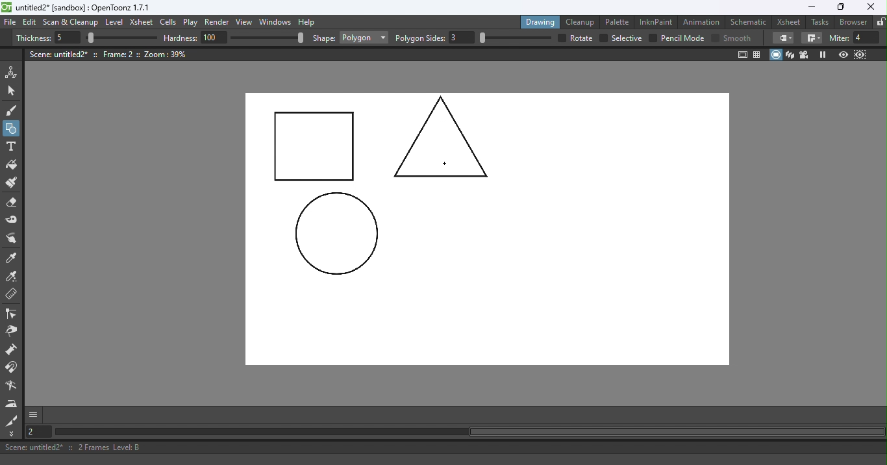  I want to click on Edit, so click(31, 22).